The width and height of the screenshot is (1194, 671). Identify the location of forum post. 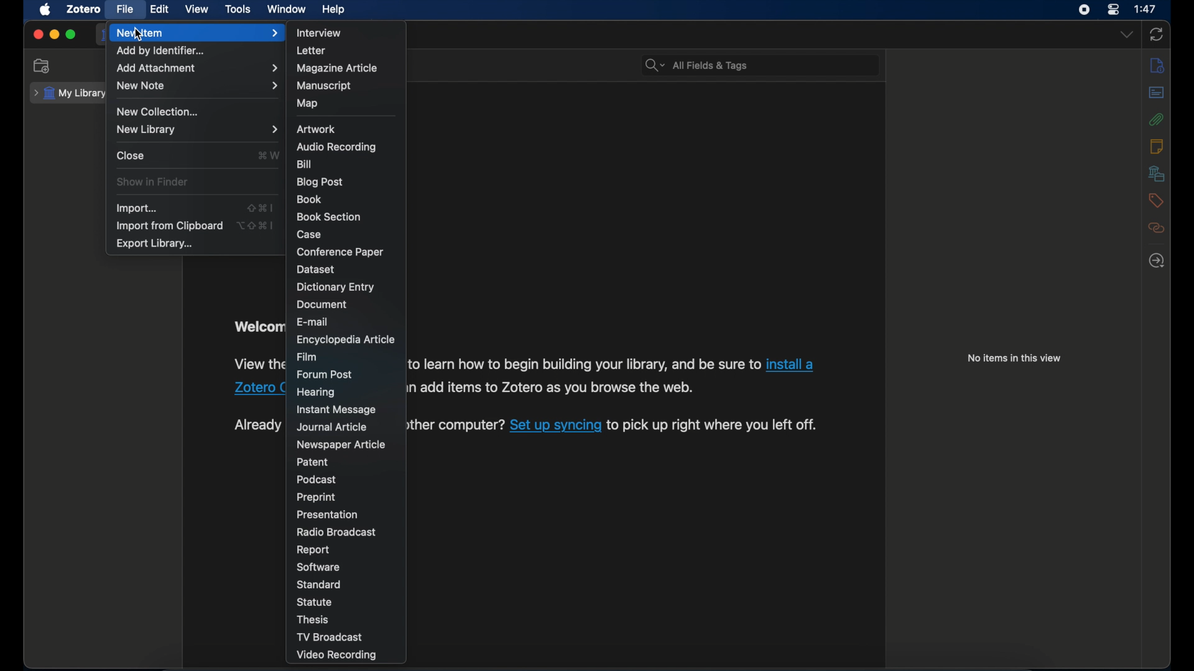
(325, 375).